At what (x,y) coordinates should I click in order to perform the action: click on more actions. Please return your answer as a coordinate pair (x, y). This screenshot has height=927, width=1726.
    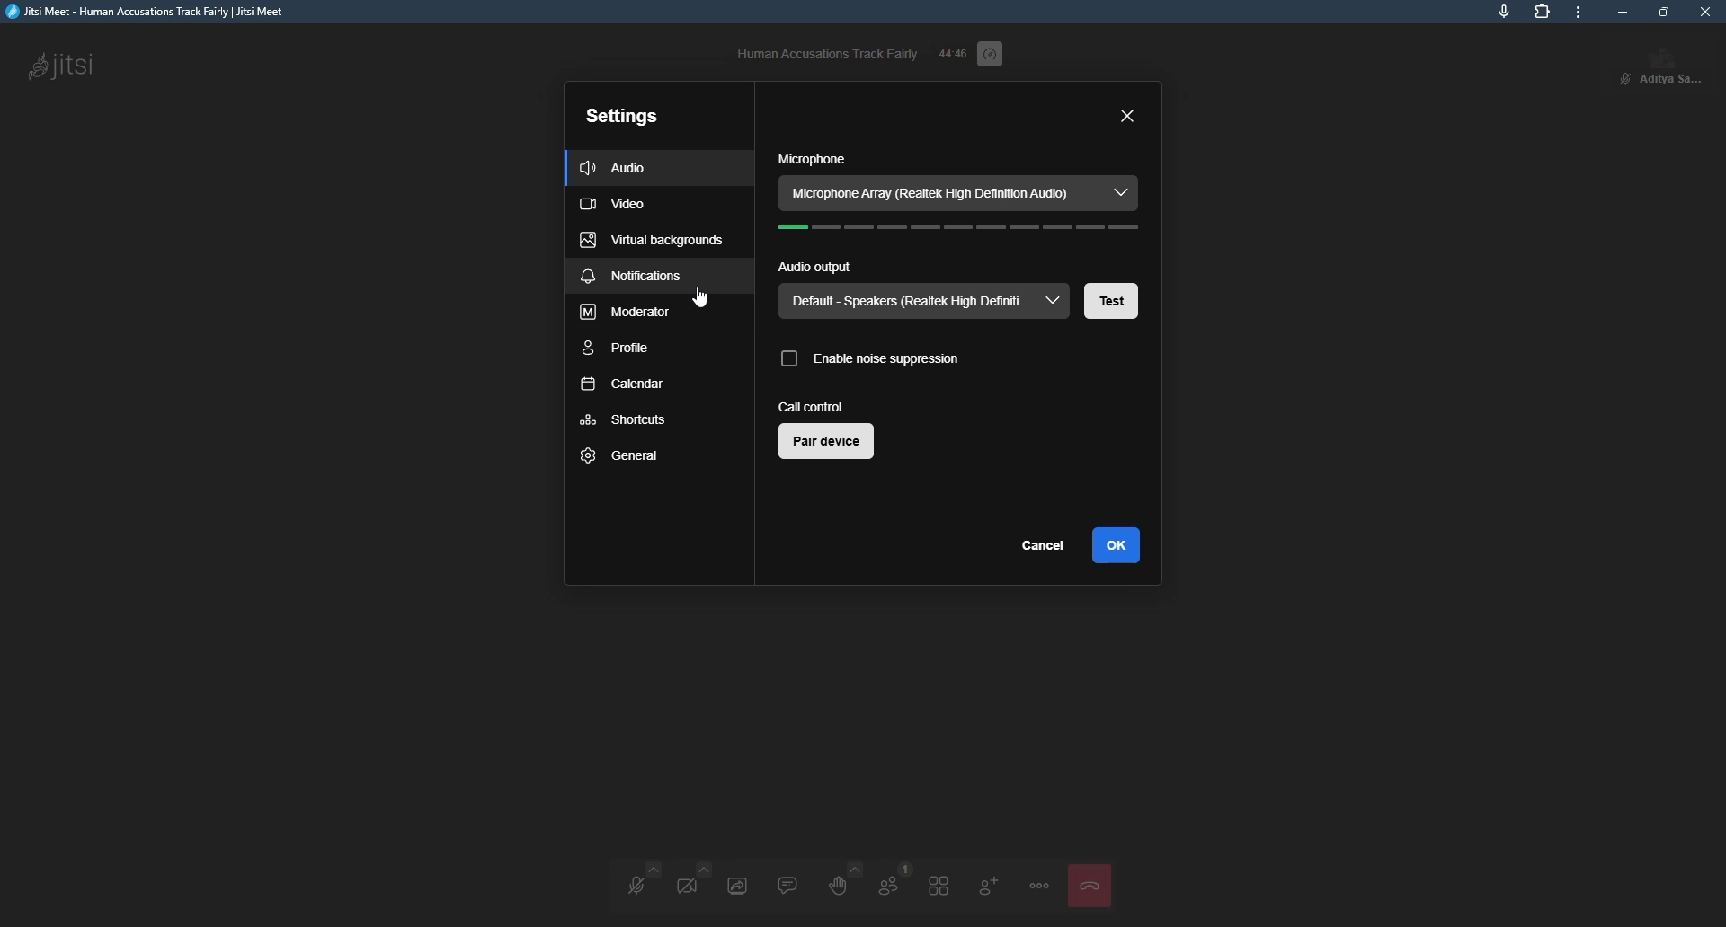
    Looking at the image, I should click on (1038, 885).